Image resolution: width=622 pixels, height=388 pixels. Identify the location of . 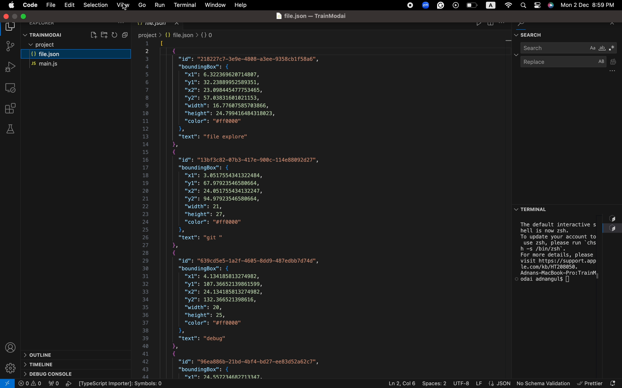
(12, 5).